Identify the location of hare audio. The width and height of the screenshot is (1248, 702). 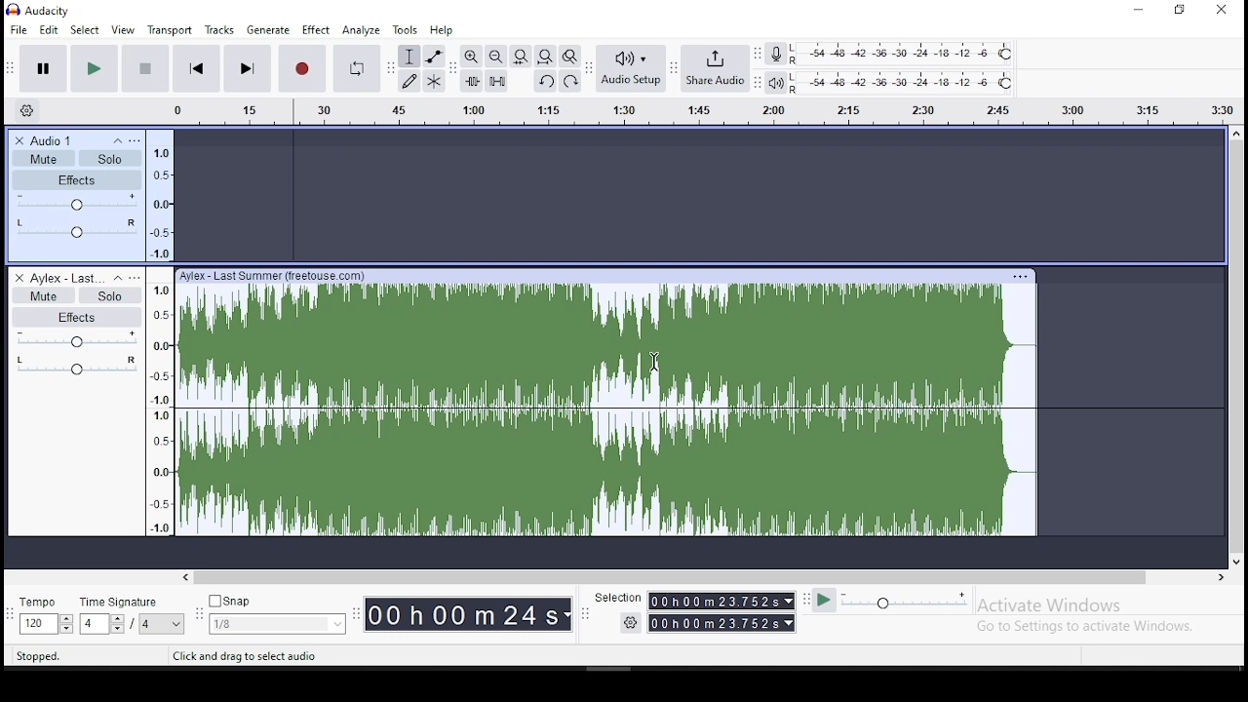
(717, 69).